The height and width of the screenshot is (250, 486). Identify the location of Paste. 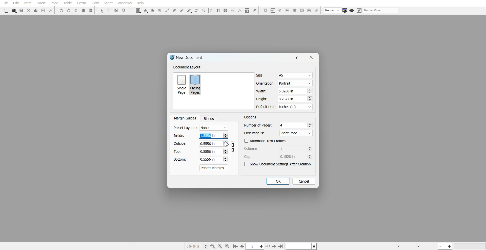
(91, 10).